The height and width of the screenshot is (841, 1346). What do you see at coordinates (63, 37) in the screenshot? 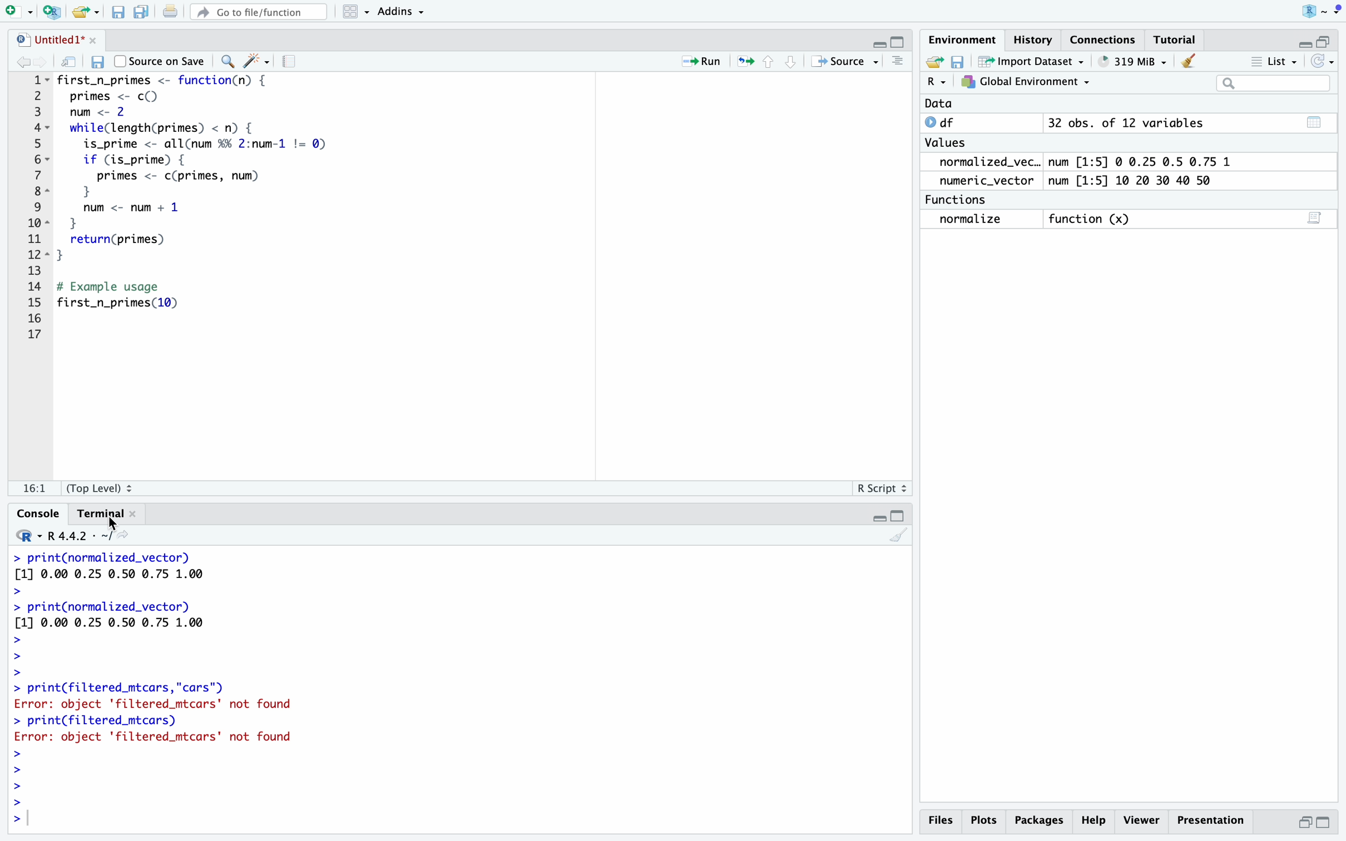
I see `untitled` at bounding box center [63, 37].